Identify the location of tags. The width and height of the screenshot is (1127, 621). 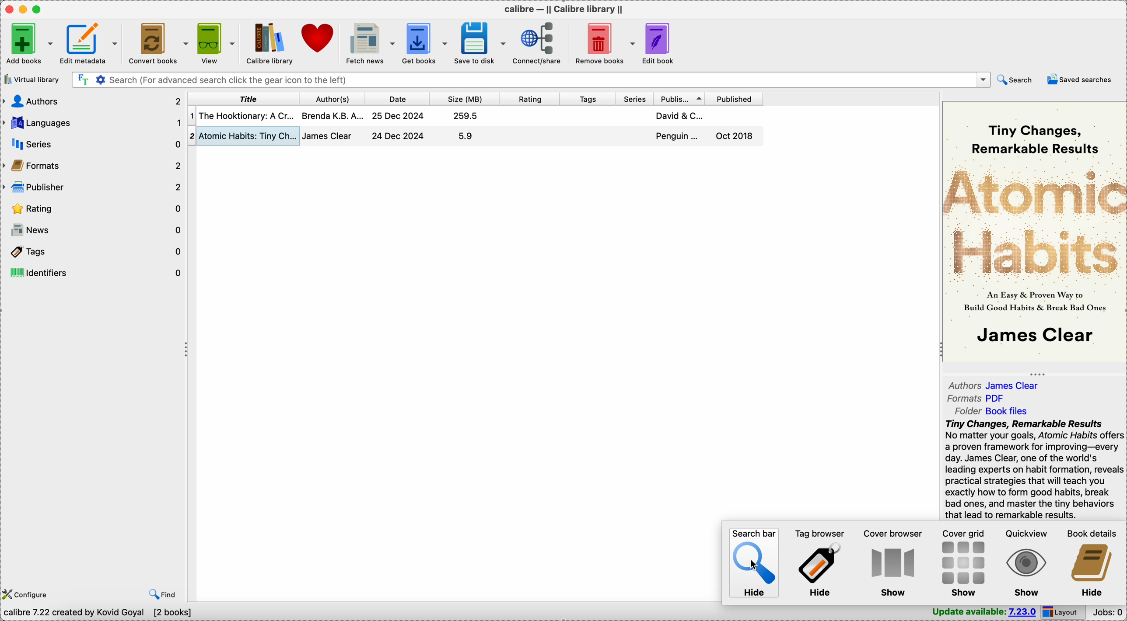
(93, 251).